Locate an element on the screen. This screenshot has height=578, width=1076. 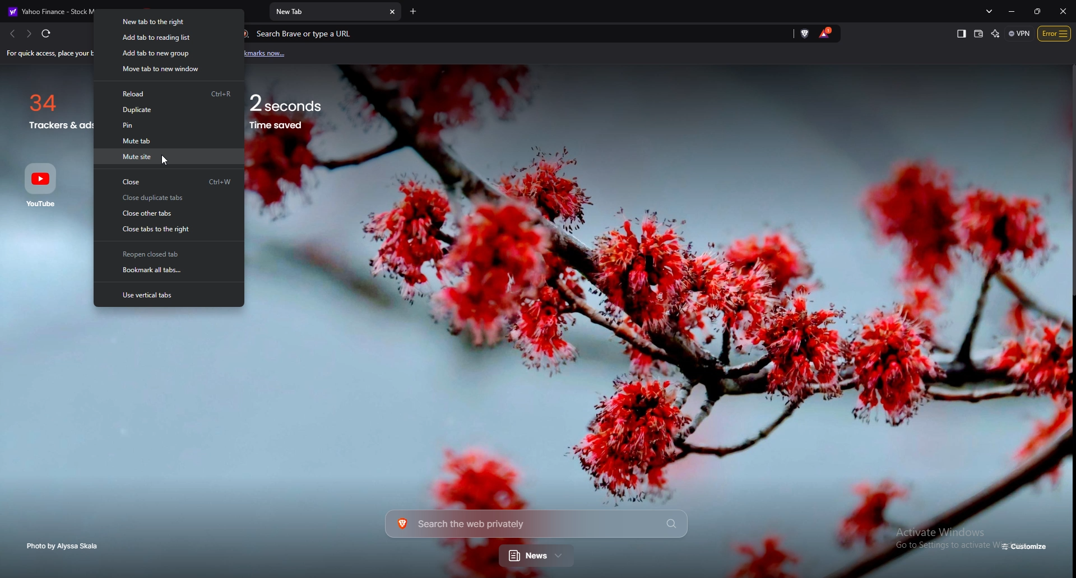
back is located at coordinates (11, 34).